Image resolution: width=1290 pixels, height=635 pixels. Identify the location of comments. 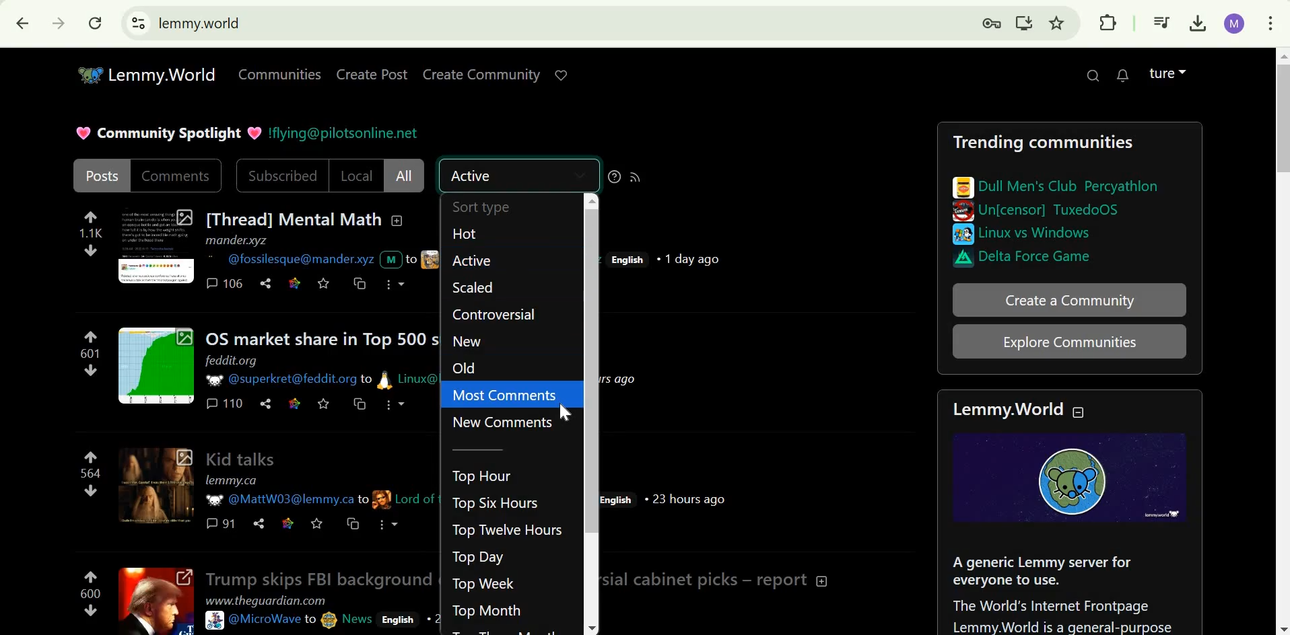
(224, 402).